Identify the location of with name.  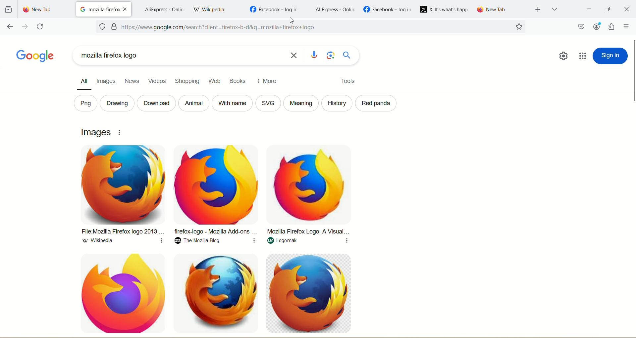
(232, 103).